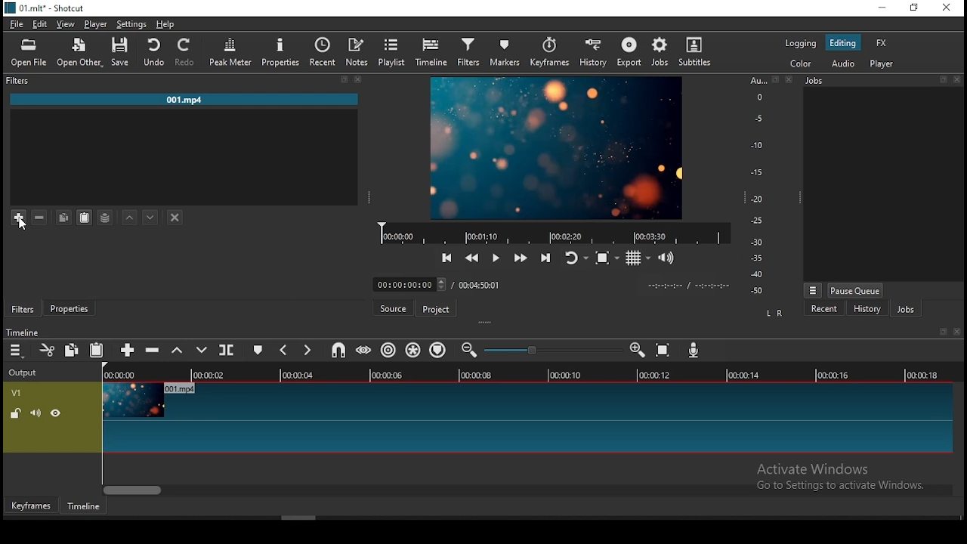 This screenshot has height=544, width=967. Describe the element at coordinates (692, 351) in the screenshot. I see `record audio` at that location.